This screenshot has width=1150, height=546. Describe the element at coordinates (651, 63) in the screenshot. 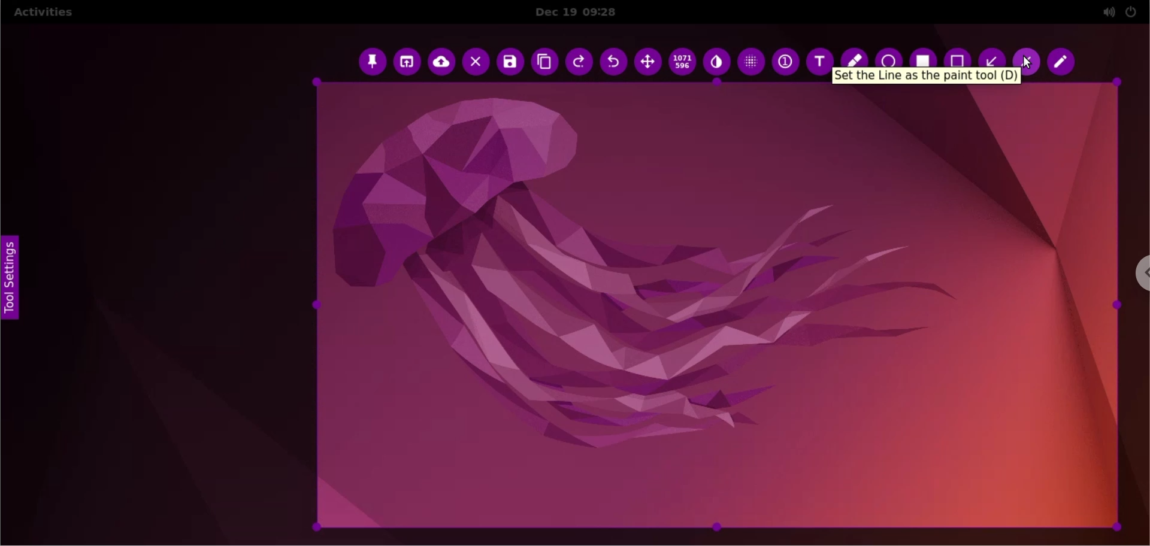

I see `move selection` at that location.